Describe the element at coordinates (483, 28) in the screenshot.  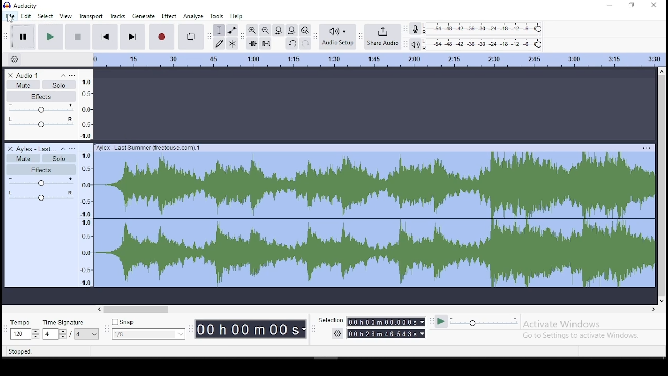
I see `recording level` at that location.